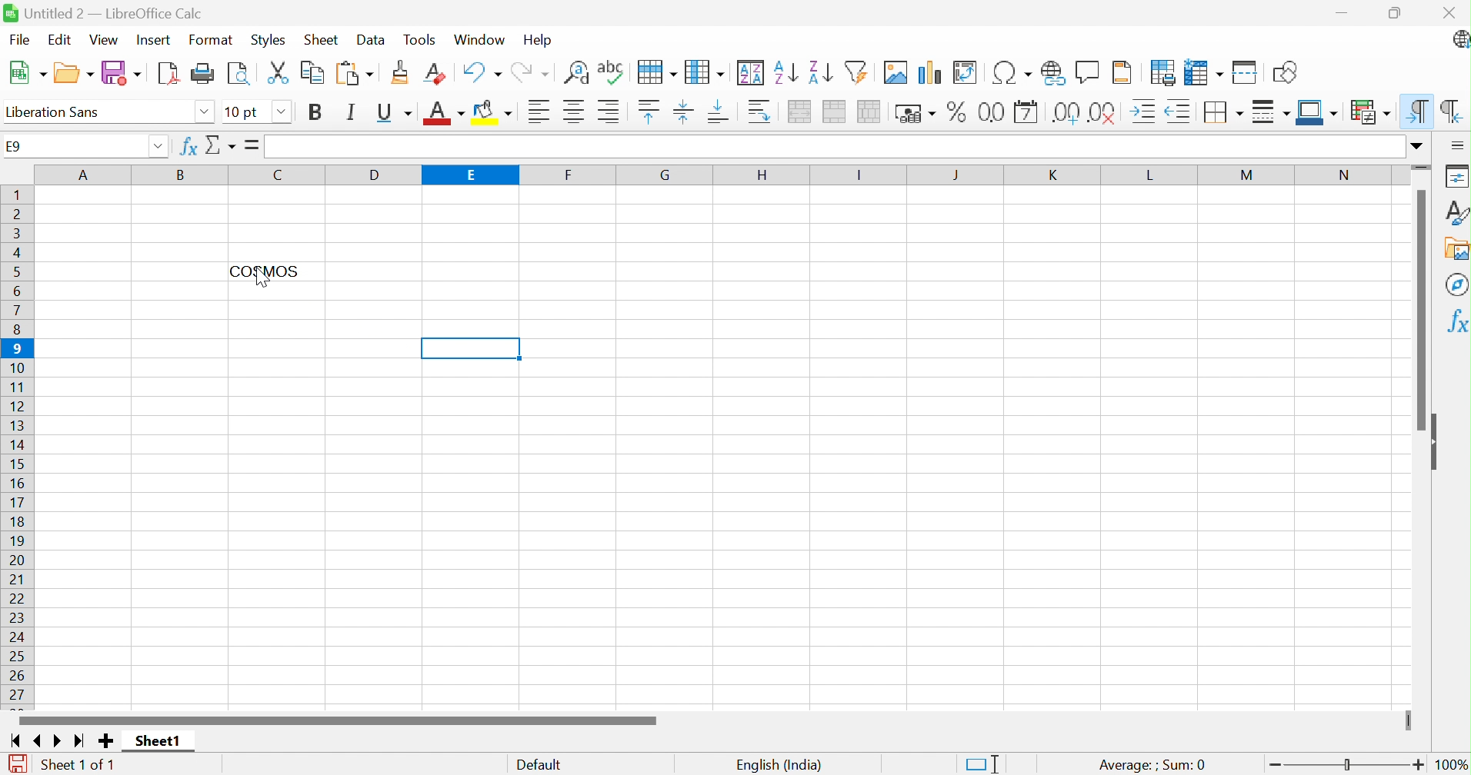 The image size is (1471, 775). I want to click on Auto filter, so click(856, 72).